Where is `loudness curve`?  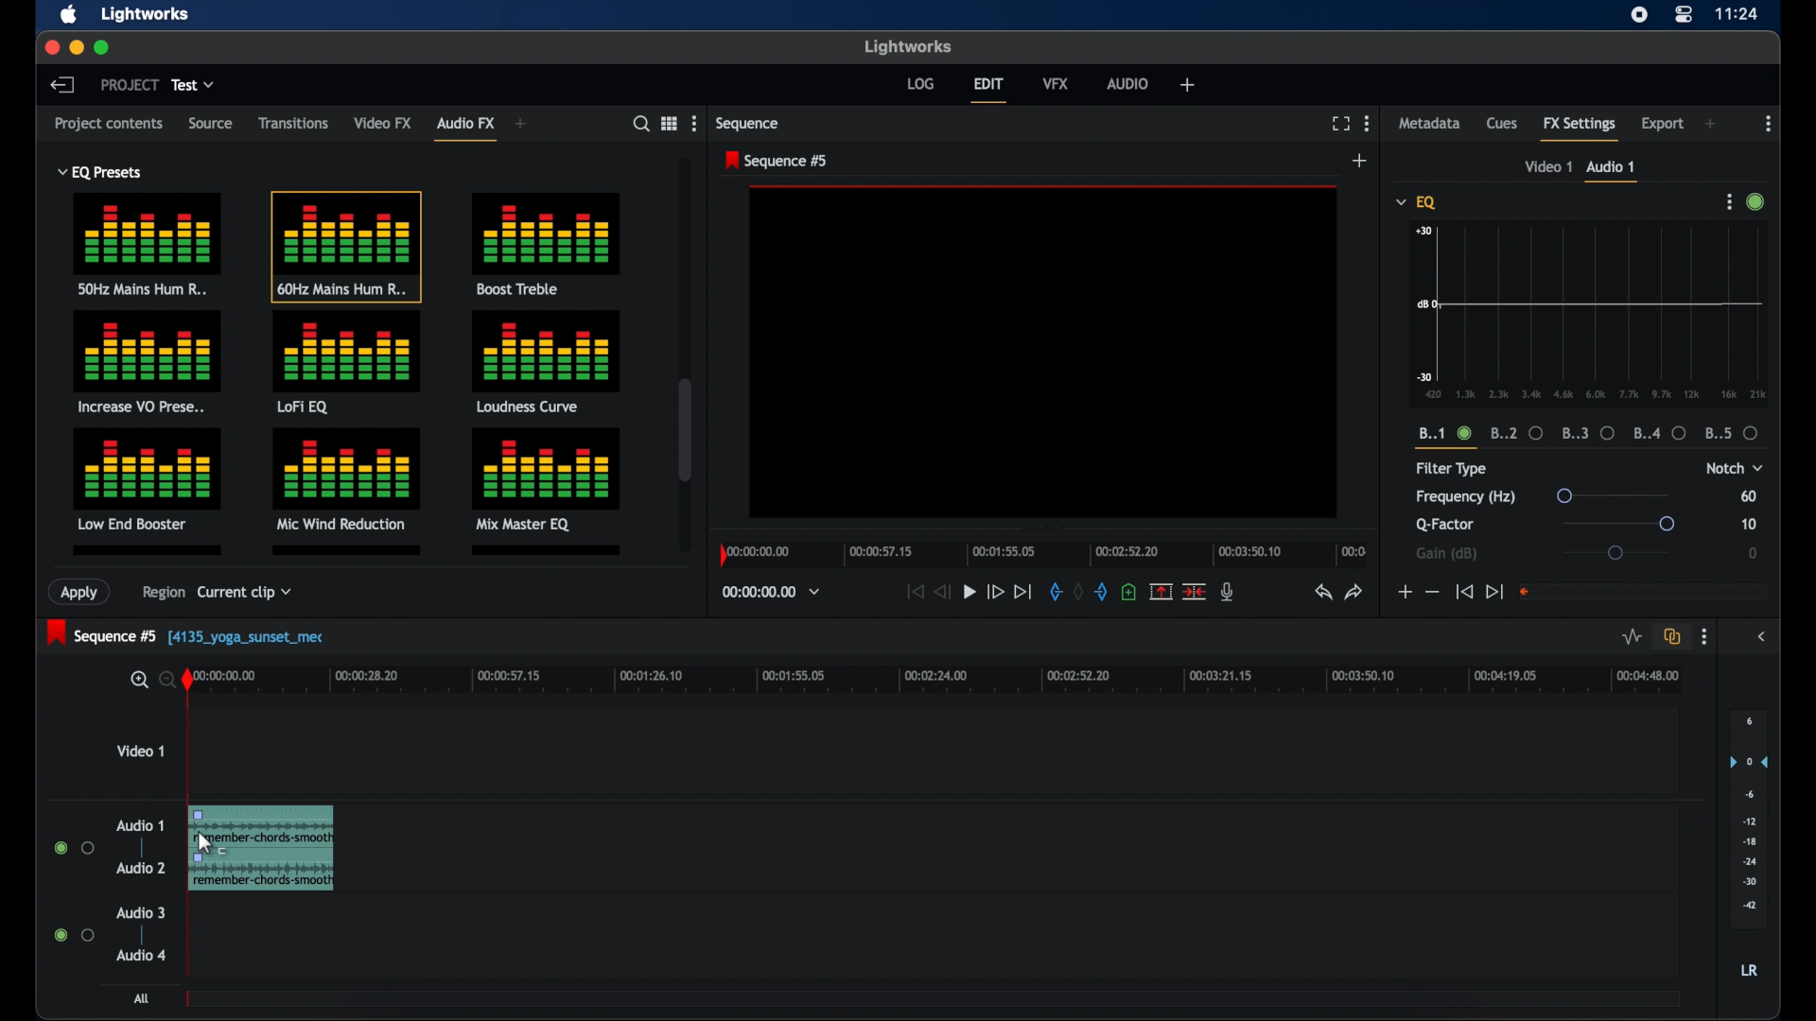
loudness curve is located at coordinates (547, 361).